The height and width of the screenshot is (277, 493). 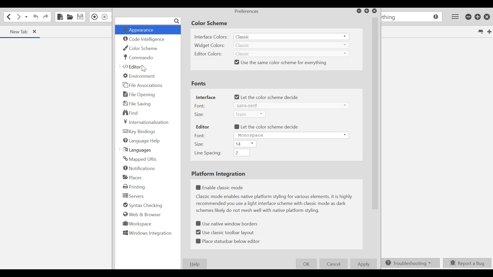 I want to click on Language Help, so click(x=141, y=141).